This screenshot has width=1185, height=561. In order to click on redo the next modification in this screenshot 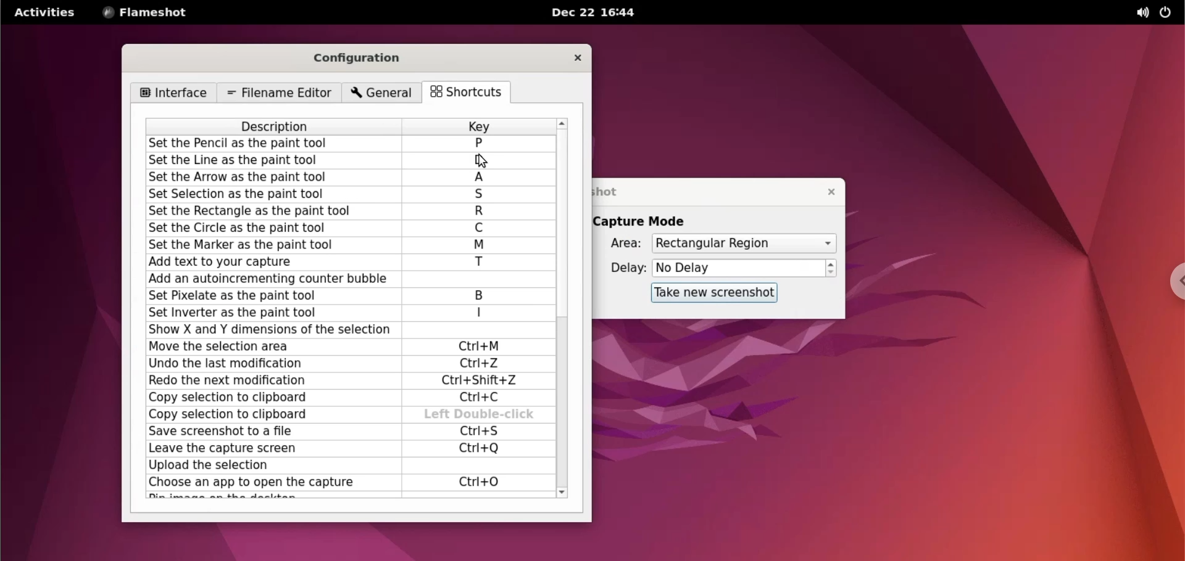, I will do `click(267, 382)`.